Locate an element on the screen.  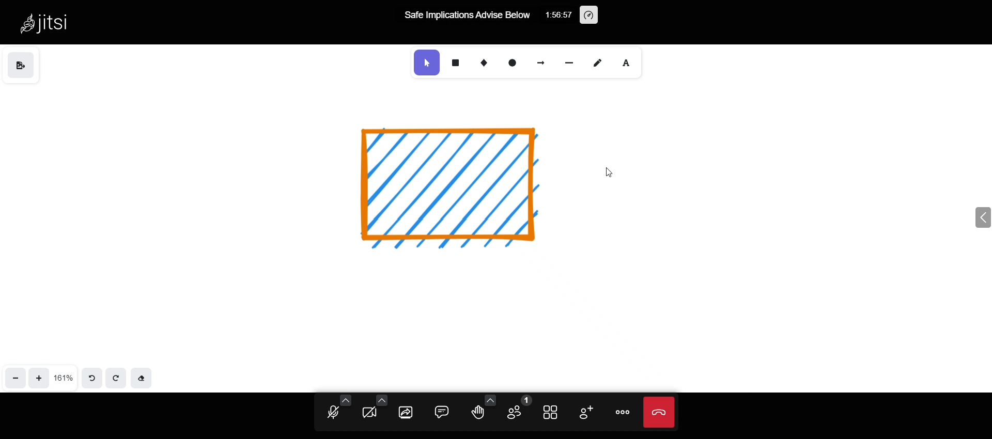
1:56:57 is located at coordinates (559, 14).